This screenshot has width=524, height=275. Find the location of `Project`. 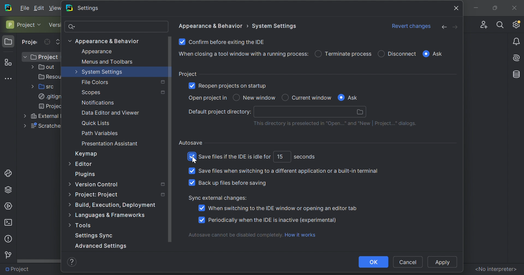

Project is located at coordinates (188, 73).